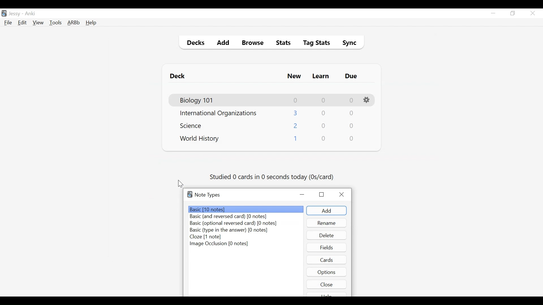 The height and width of the screenshot is (305, 543). What do you see at coordinates (327, 223) in the screenshot?
I see `Rename` at bounding box center [327, 223].